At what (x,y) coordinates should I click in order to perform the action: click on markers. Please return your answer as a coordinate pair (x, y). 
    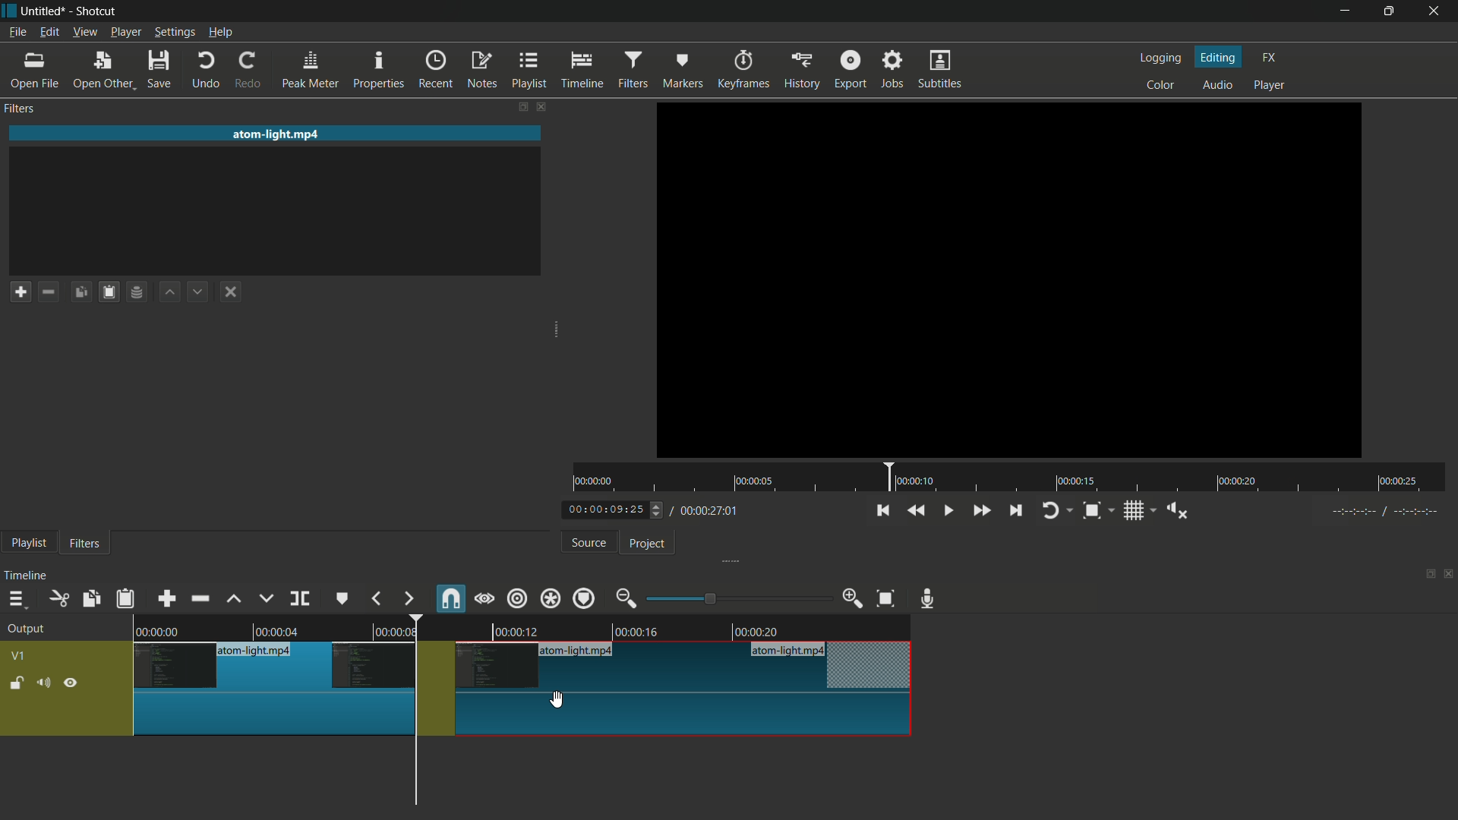
    Looking at the image, I should click on (683, 71).